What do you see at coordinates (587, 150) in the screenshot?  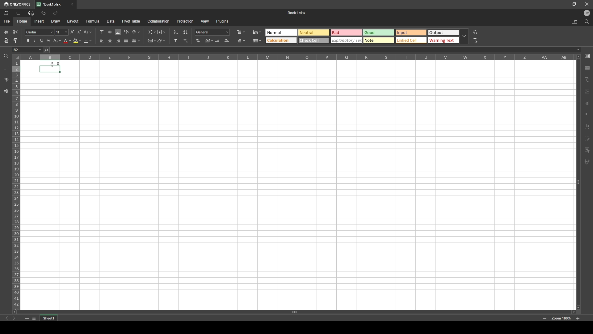 I see `filter` at bounding box center [587, 150].